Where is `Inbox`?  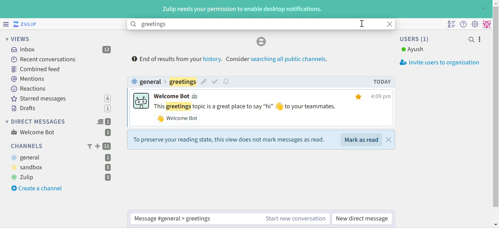
Inbox is located at coordinates (23, 50).